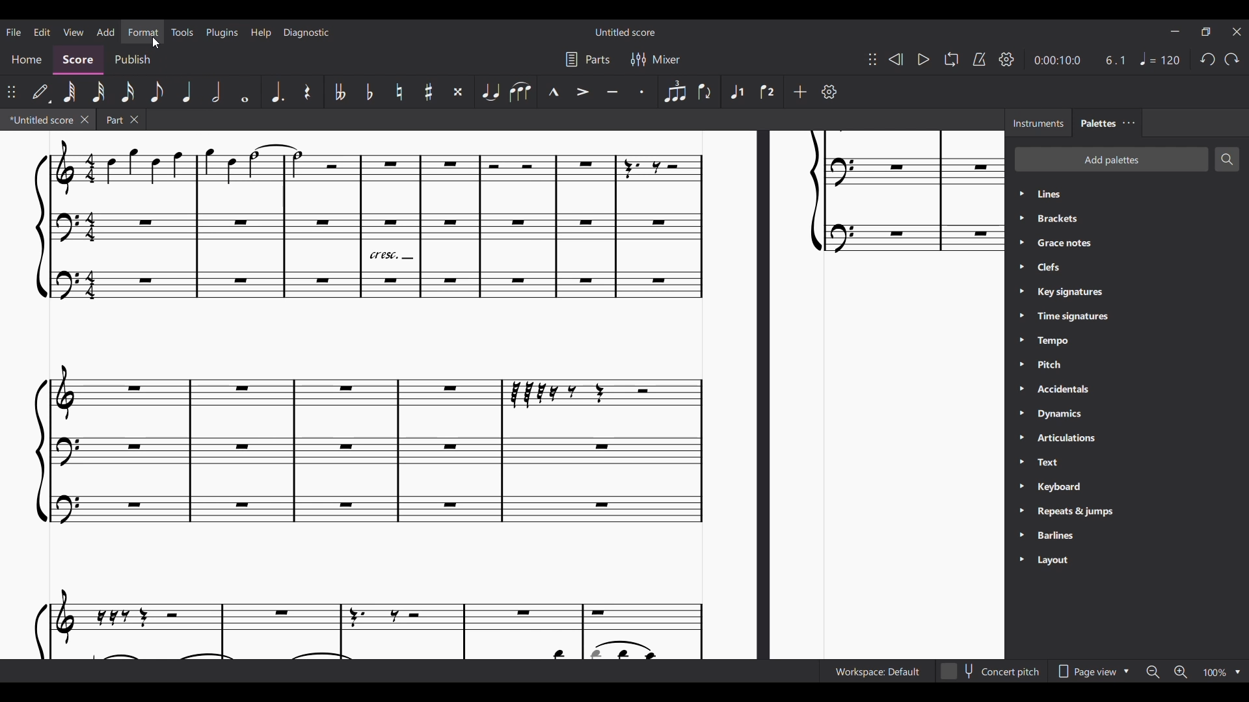 This screenshot has height=702, width=1249. I want to click on Whole note, so click(245, 92).